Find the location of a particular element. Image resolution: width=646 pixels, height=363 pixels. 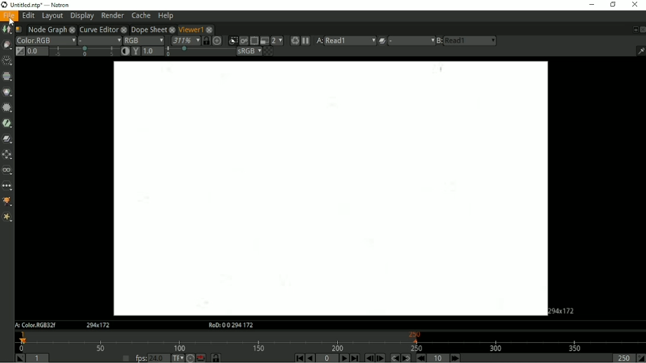

A is located at coordinates (35, 325).